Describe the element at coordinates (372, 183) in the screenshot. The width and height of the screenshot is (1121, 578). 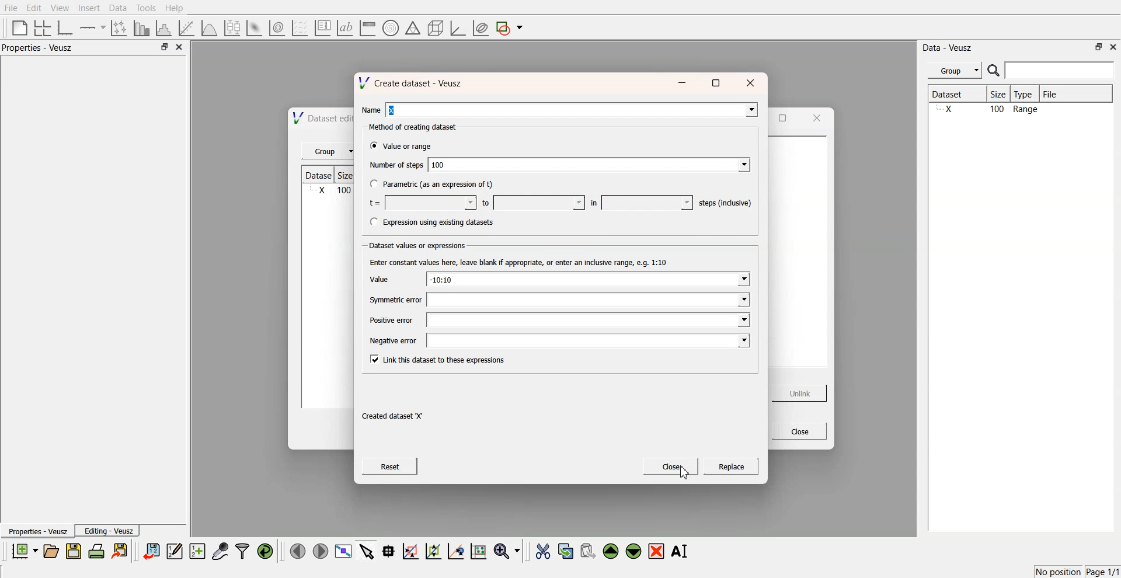
I see `checkbox` at that location.